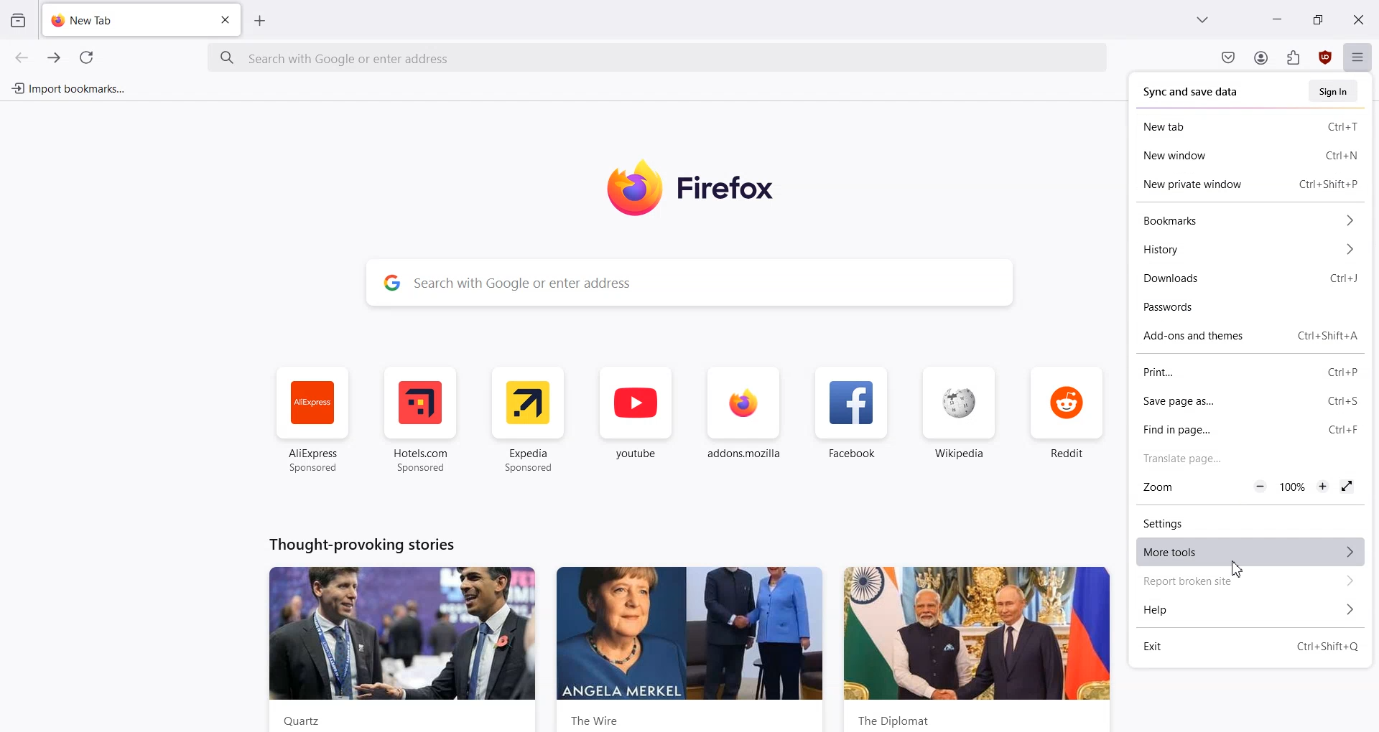 This screenshot has height=732, width=1379. Describe the element at coordinates (1196, 647) in the screenshot. I see `Exit` at that location.